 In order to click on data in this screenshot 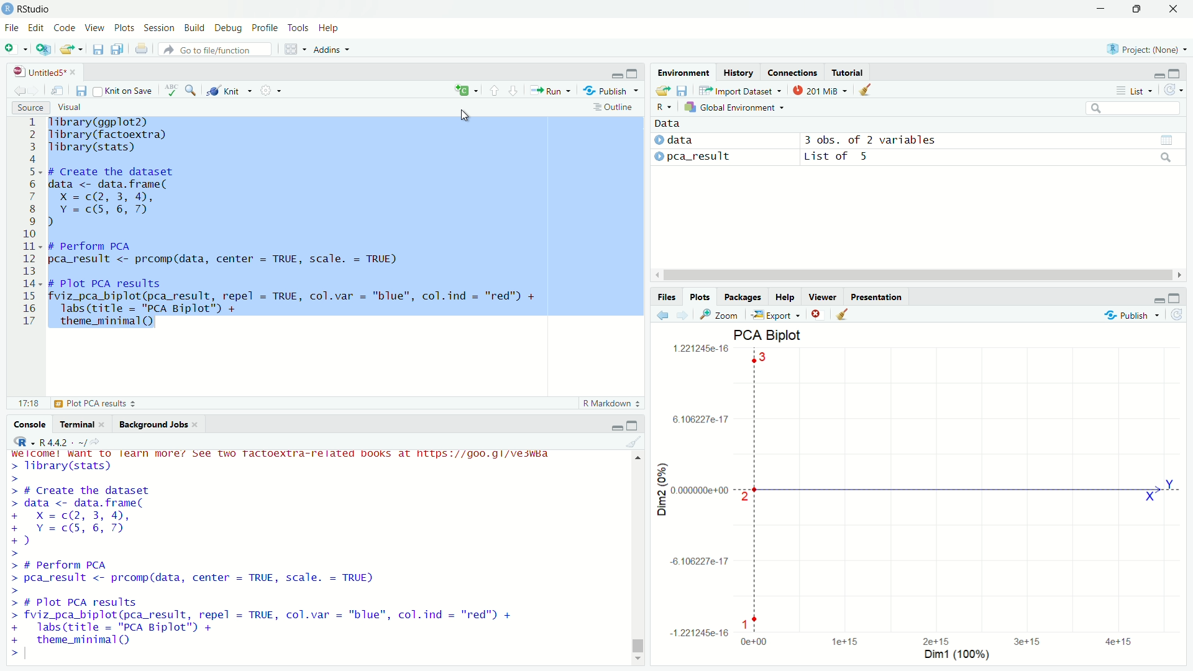, I will do `click(677, 141)`.